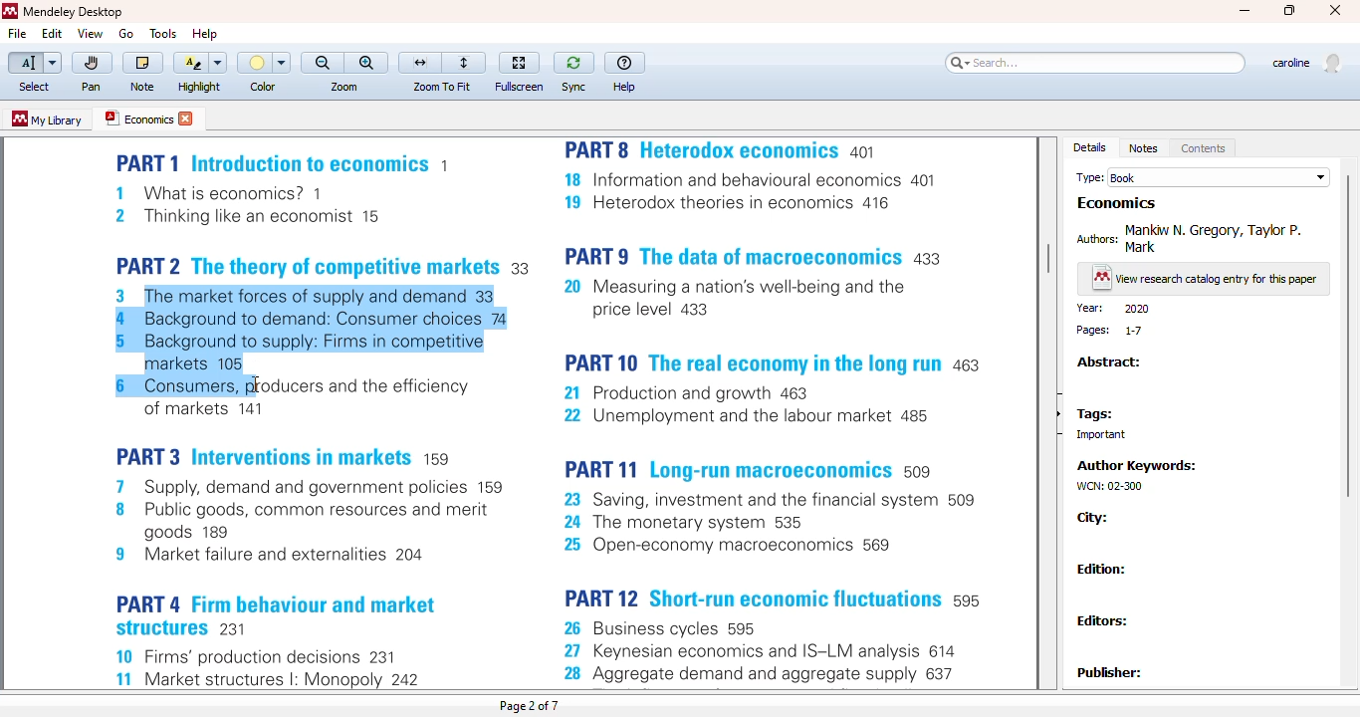 The image size is (1360, 717). Describe the element at coordinates (1246, 11) in the screenshot. I see `minimize` at that location.